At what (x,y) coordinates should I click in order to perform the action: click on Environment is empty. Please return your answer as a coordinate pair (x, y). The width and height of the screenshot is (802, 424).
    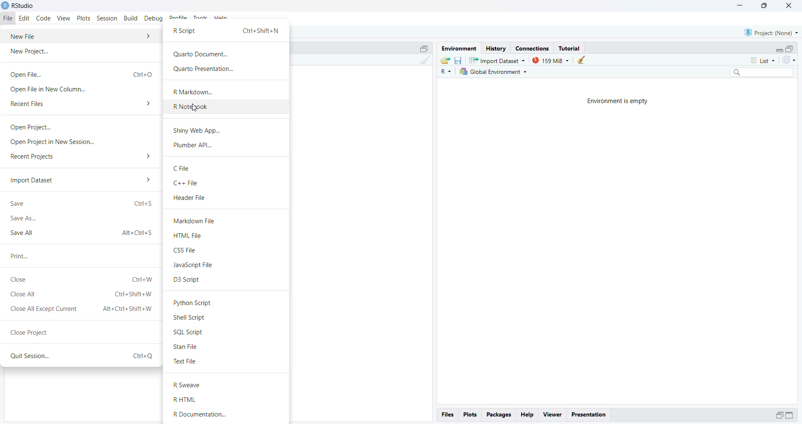
    Looking at the image, I should click on (620, 101).